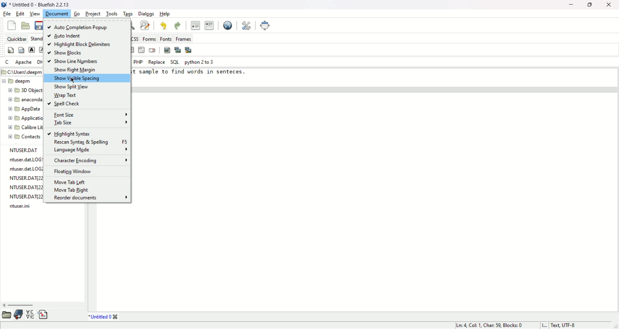 Image resolution: width=619 pixels, height=329 pixels. I want to click on file explorer, so click(6, 315).